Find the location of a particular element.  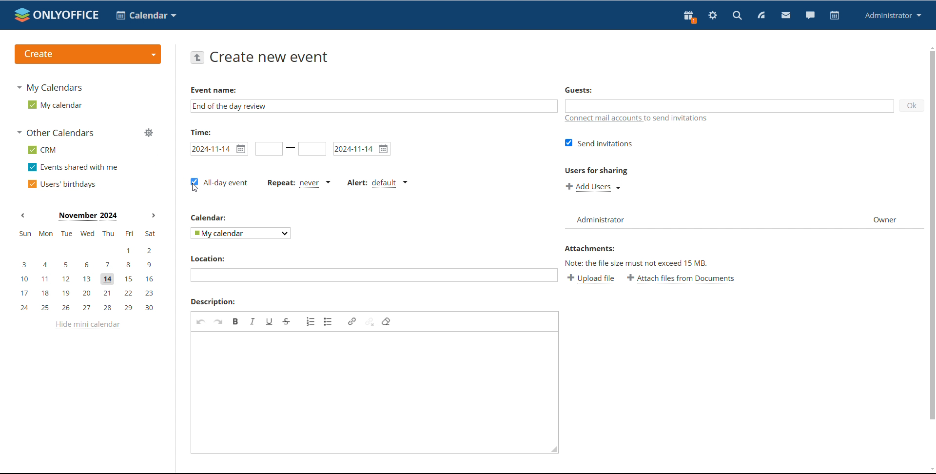

link is located at coordinates (352, 321).